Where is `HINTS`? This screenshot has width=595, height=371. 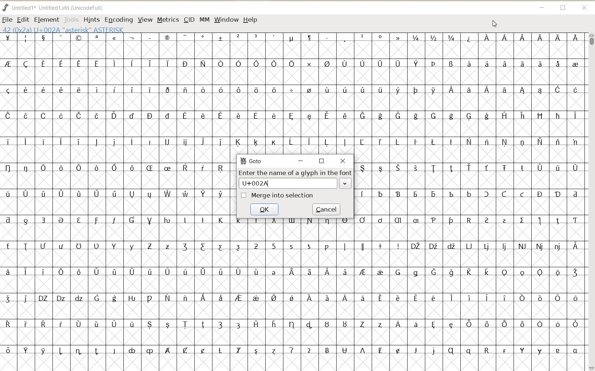 HINTS is located at coordinates (91, 20).